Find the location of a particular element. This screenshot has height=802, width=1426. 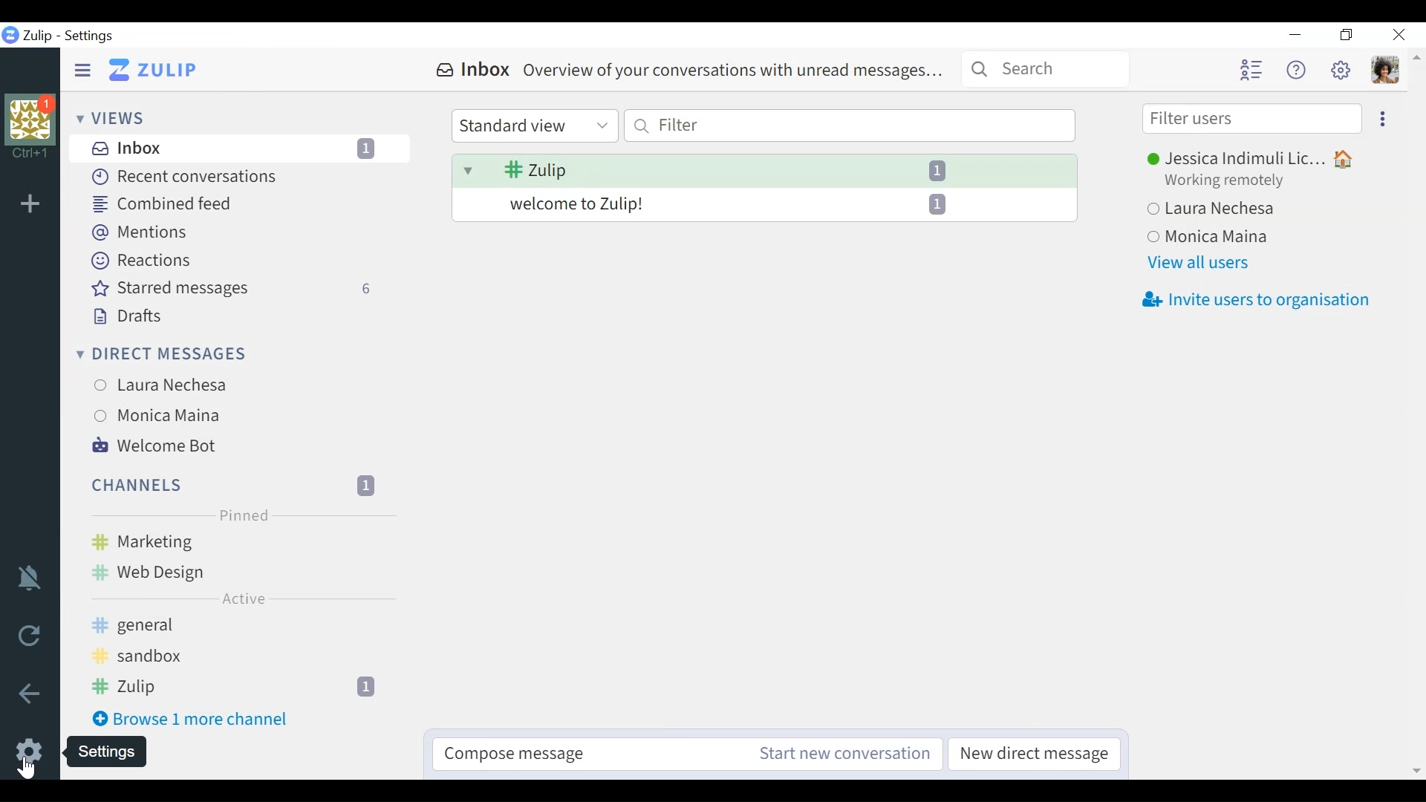

User is located at coordinates (1206, 235).